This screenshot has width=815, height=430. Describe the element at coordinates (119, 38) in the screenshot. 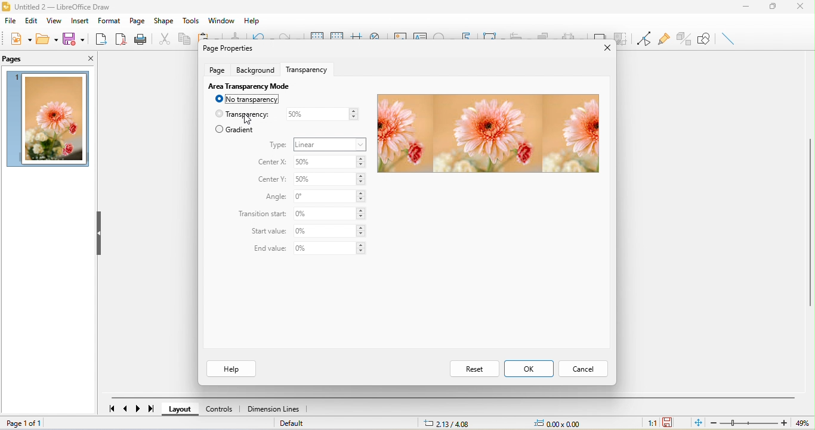

I see `export directly as pdf` at that location.